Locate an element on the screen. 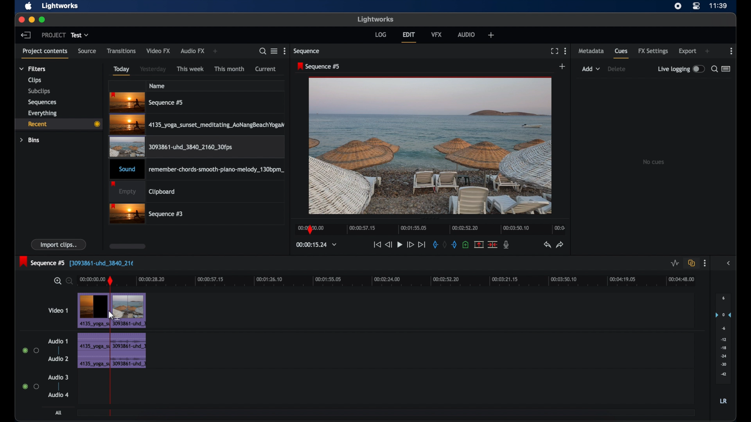 This screenshot has width=751, height=422. timeline scale is located at coordinates (430, 229).